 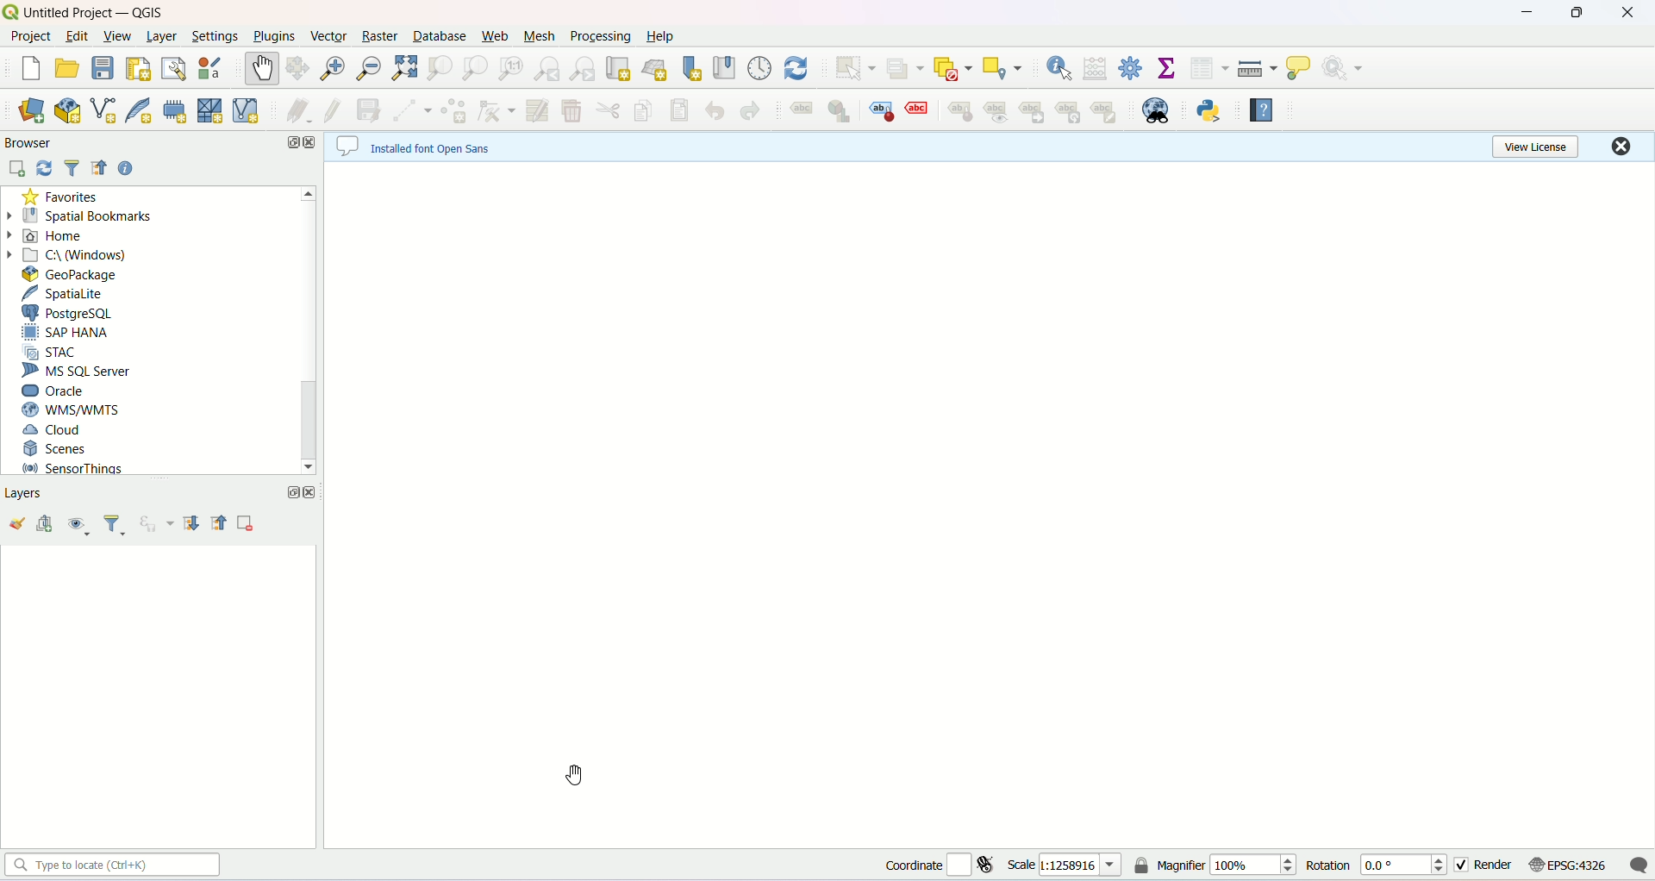 I want to click on PostgreSQL, so click(x=72, y=312).